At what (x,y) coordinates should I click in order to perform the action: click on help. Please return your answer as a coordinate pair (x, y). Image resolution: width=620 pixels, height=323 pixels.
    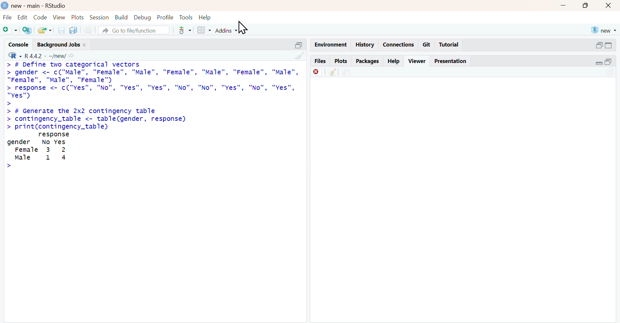
    Looking at the image, I should click on (394, 62).